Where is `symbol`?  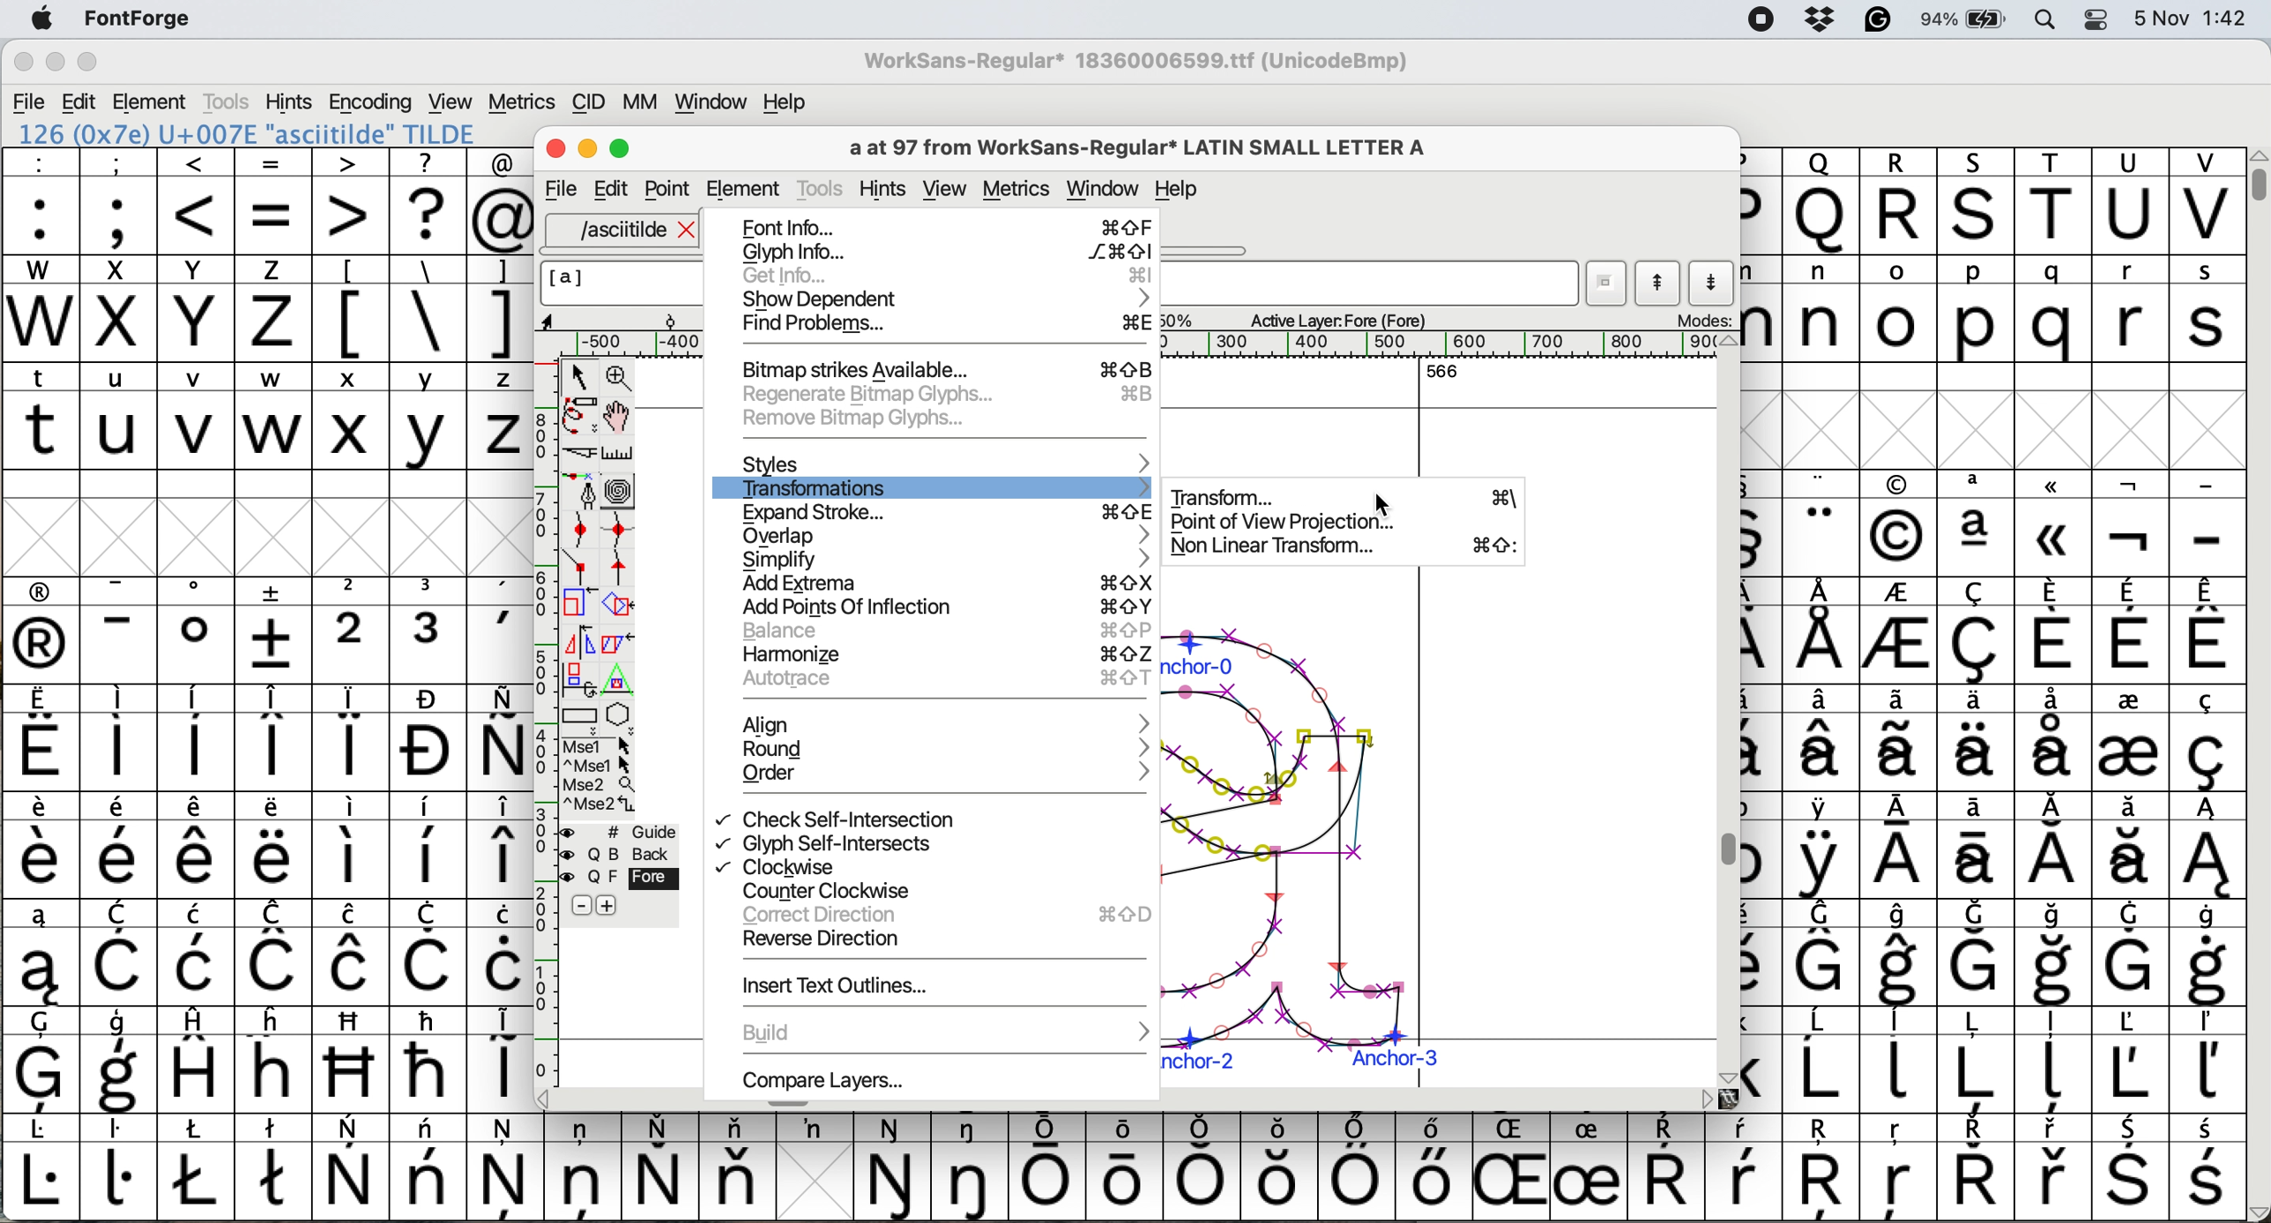 symbol is located at coordinates (973, 1167).